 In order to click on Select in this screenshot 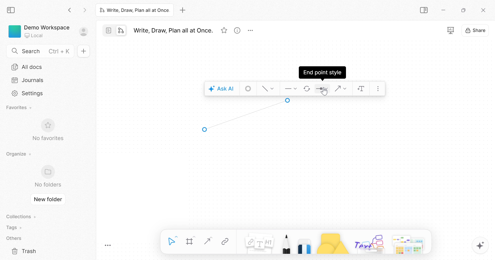, I will do `click(172, 241)`.